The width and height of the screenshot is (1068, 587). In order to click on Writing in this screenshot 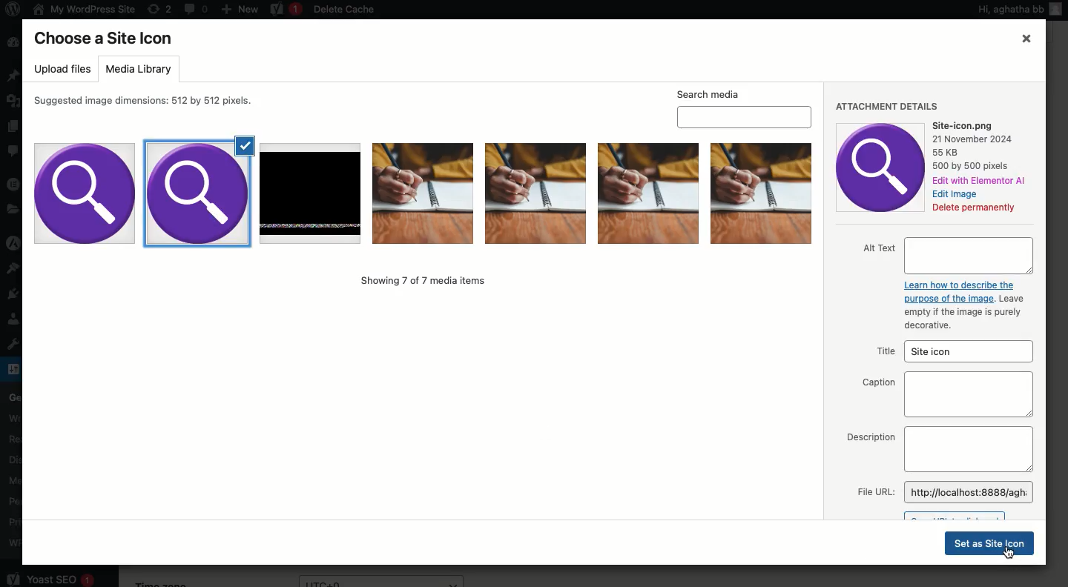, I will do `click(14, 417)`.